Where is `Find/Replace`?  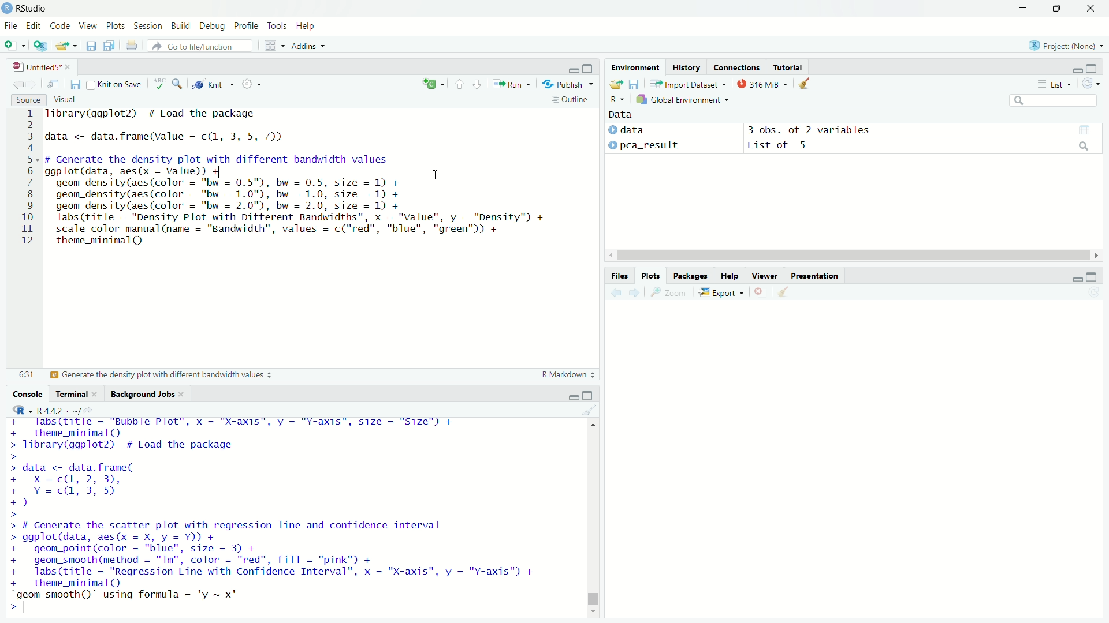 Find/Replace is located at coordinates (177, 83).